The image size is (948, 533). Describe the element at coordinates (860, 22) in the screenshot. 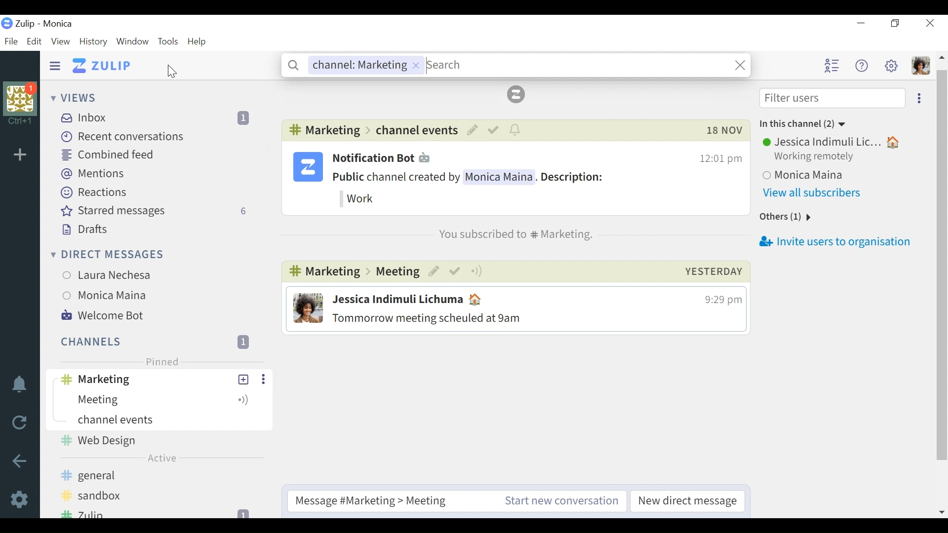

I see `minimize` at that location.